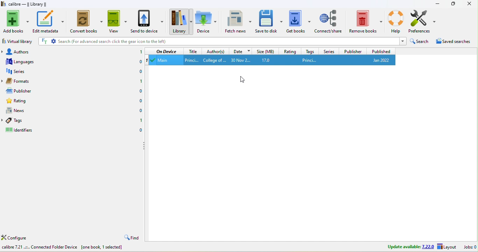 This screenshot has width=478, height=252. What do you see at coordinates (216, 51) in the screenshot?
I see `author(s)` at bounding box center [216, 51].